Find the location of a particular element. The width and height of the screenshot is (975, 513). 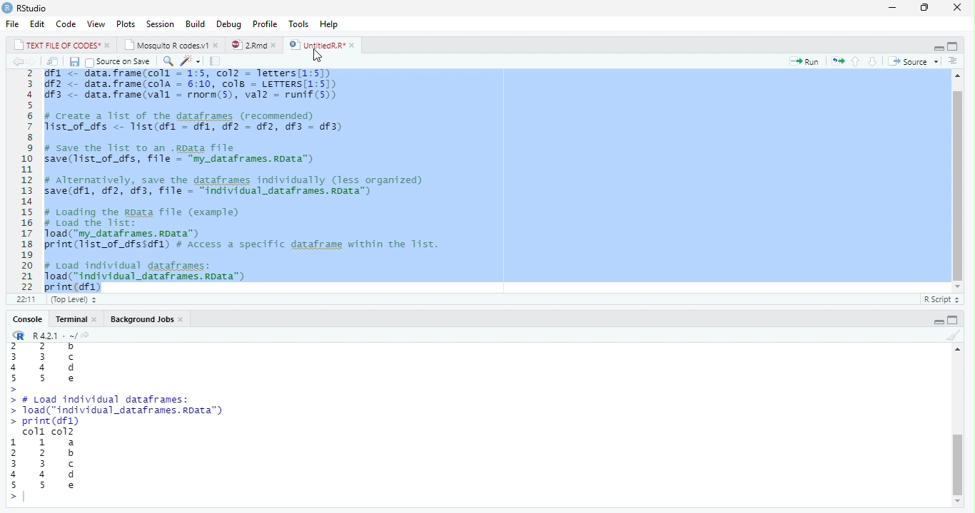

Go to previous location is located at coordinates (16, 61).